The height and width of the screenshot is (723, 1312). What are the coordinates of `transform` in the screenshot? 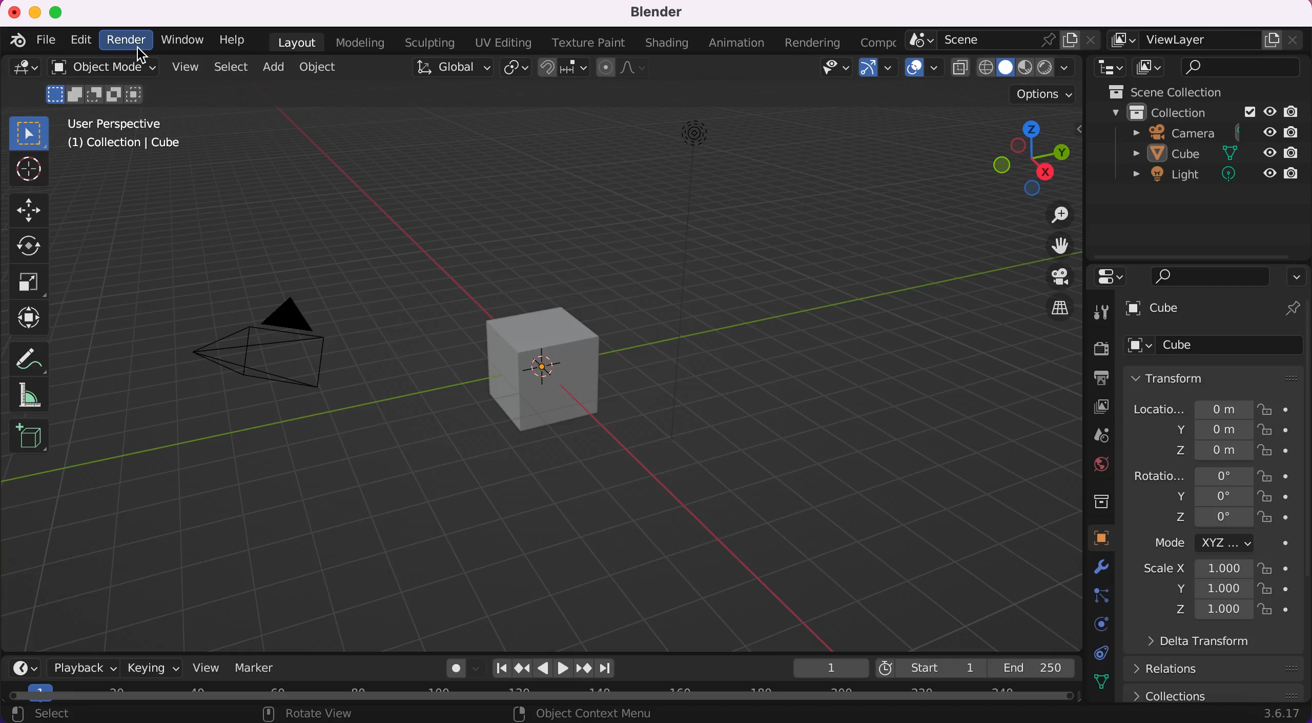 It's located at (37, 316).